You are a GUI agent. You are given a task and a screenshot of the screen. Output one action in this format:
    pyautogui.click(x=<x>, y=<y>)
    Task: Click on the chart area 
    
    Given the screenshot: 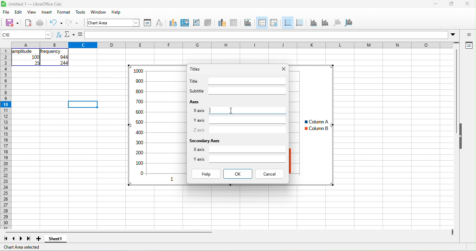 What is the action you would take?
    pyautogui.click(x=185, y=23)
    